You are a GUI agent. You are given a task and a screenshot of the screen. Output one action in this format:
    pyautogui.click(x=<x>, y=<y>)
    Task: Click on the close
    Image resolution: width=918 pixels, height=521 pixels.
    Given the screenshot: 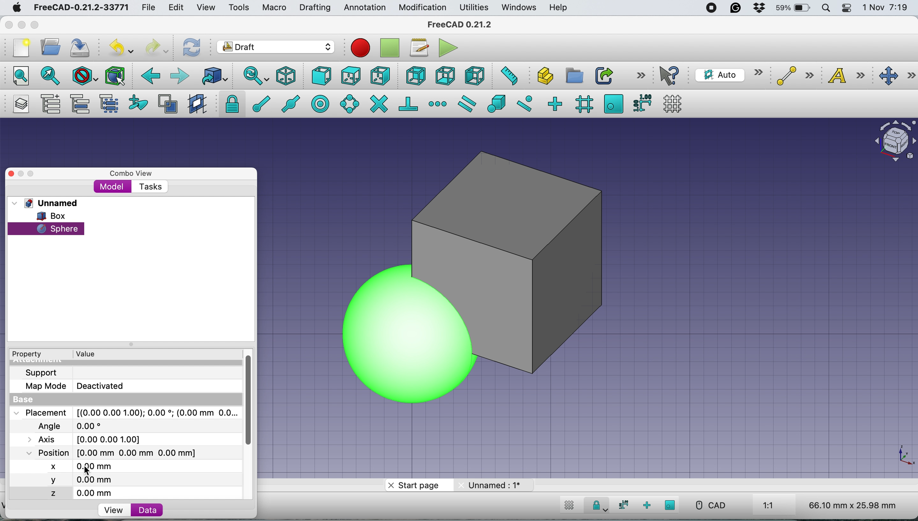 What is the action you would take?
    pyautogui.click(x=9, y=23)
    